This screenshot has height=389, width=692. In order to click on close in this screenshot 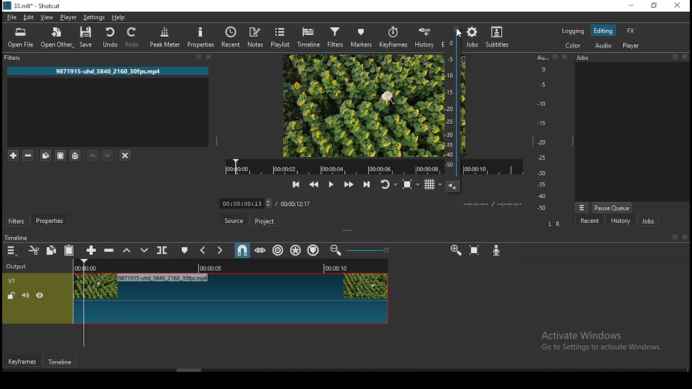, I will do `click(210, 57)`.